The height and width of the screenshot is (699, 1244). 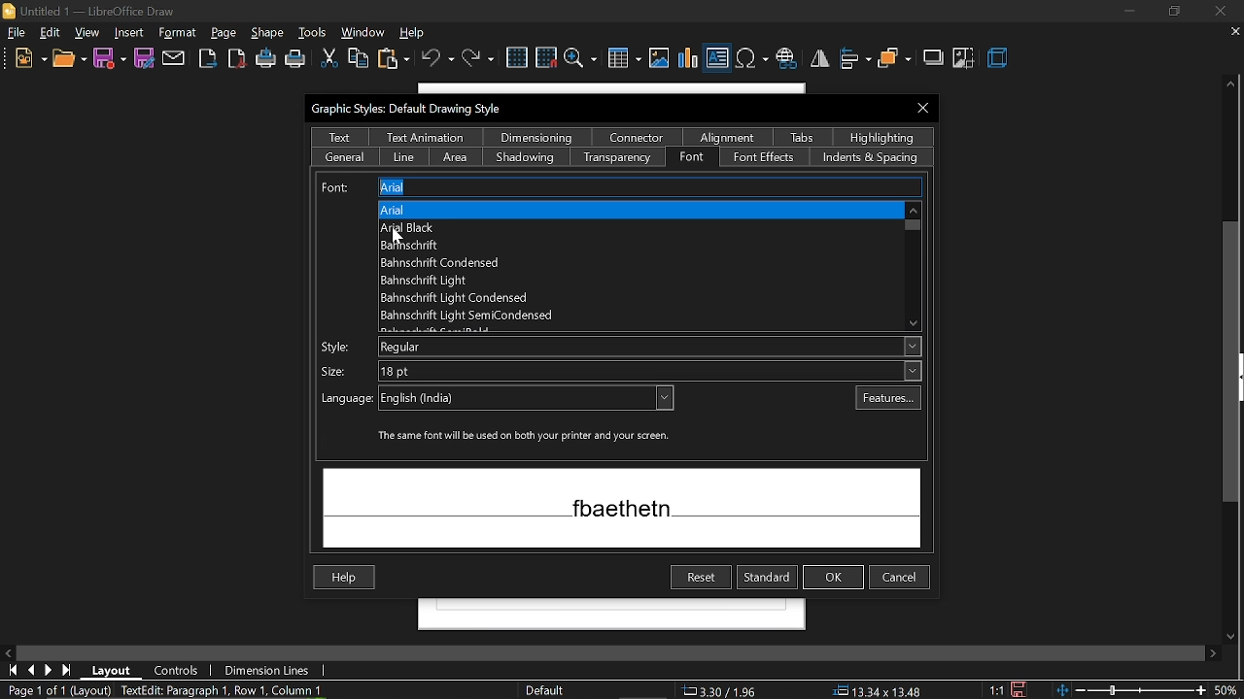 I want to click on Cursor, so click(x=398, y=235).